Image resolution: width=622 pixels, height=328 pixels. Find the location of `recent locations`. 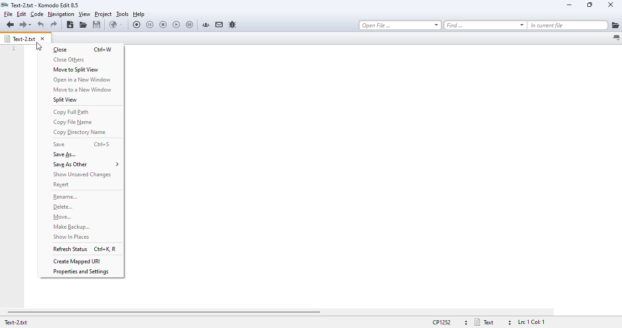

recent locations is located at coordinates (31, 25).